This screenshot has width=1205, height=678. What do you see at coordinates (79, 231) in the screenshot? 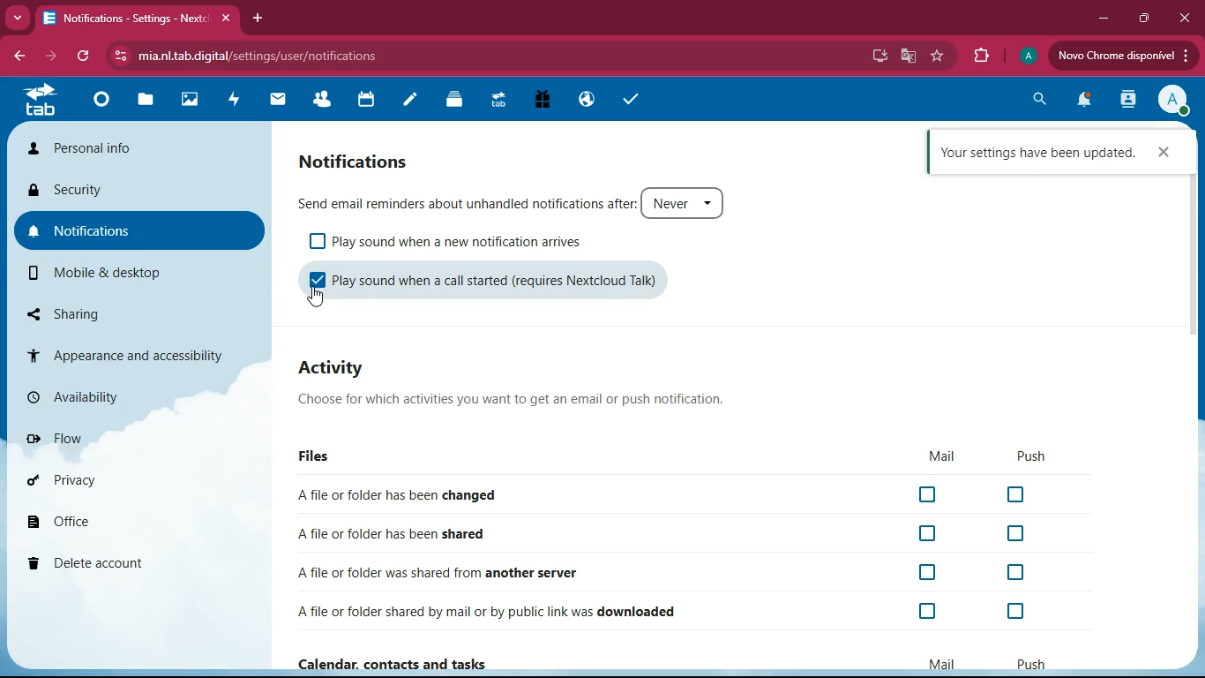
I see `notifications` at bounding box center [79, 231].